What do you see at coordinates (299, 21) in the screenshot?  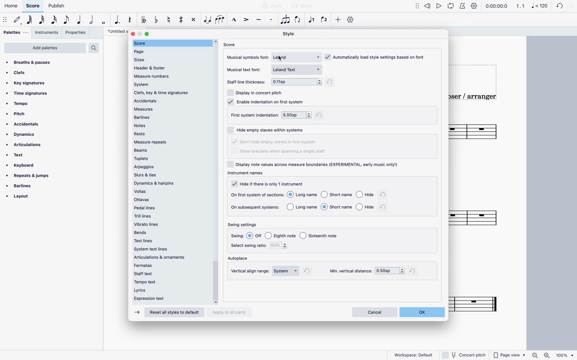 I see `flip direction` at bounding box center [299, 21].